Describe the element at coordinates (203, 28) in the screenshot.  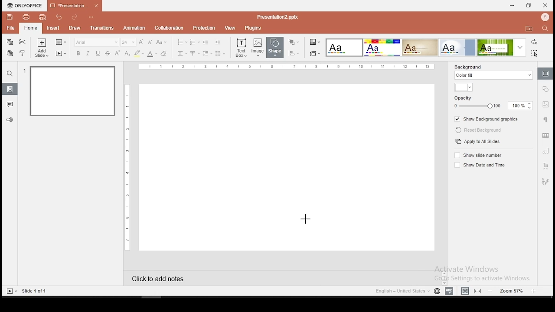
I see `protection` at that location.